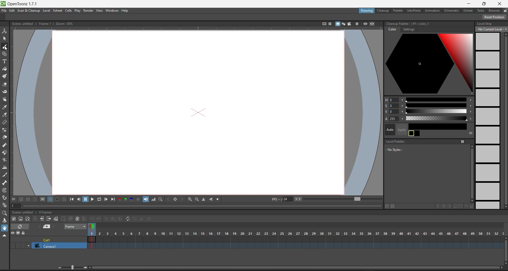 The height and width of the screenshot is (271, 508). What do you see at coordinates (283, 199) in the screenshot?
I see `frames per second` at bounding box center [283, 199].